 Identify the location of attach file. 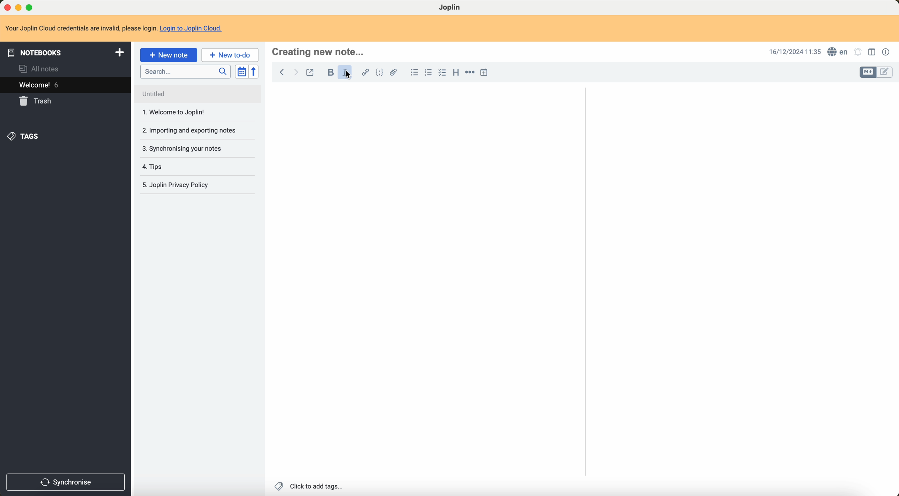
(394, 72).